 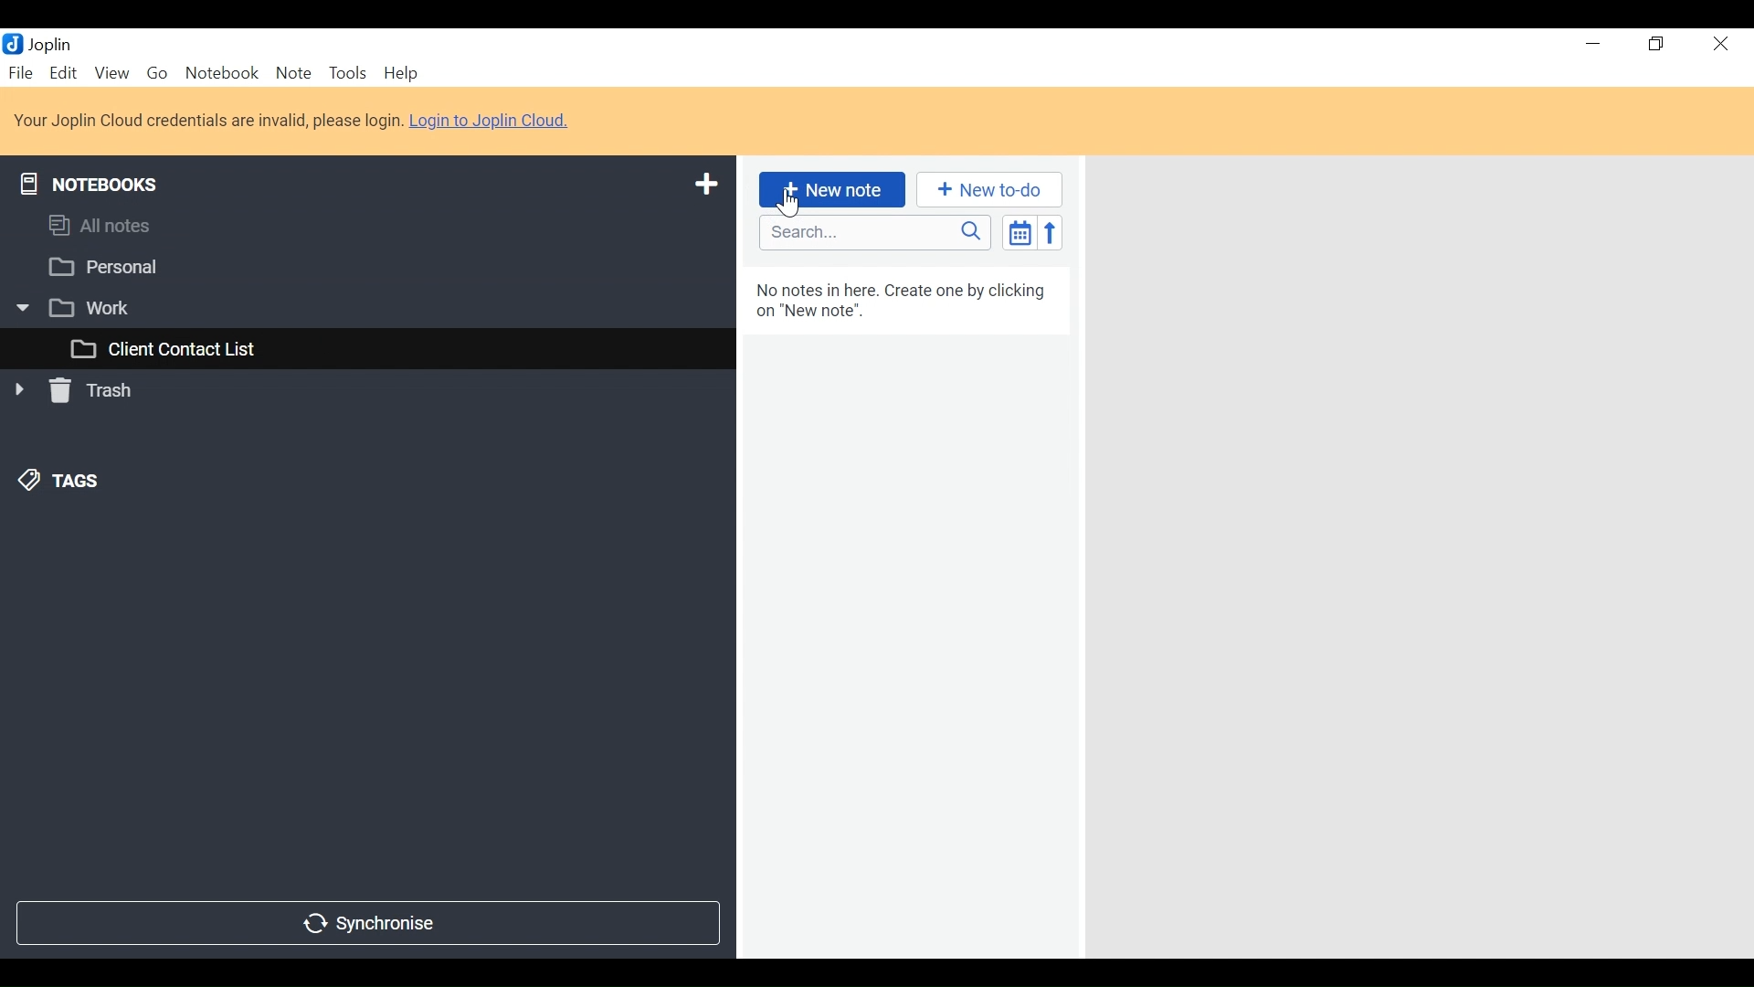 I want to click on minimize, so click(x=1589, y=44).